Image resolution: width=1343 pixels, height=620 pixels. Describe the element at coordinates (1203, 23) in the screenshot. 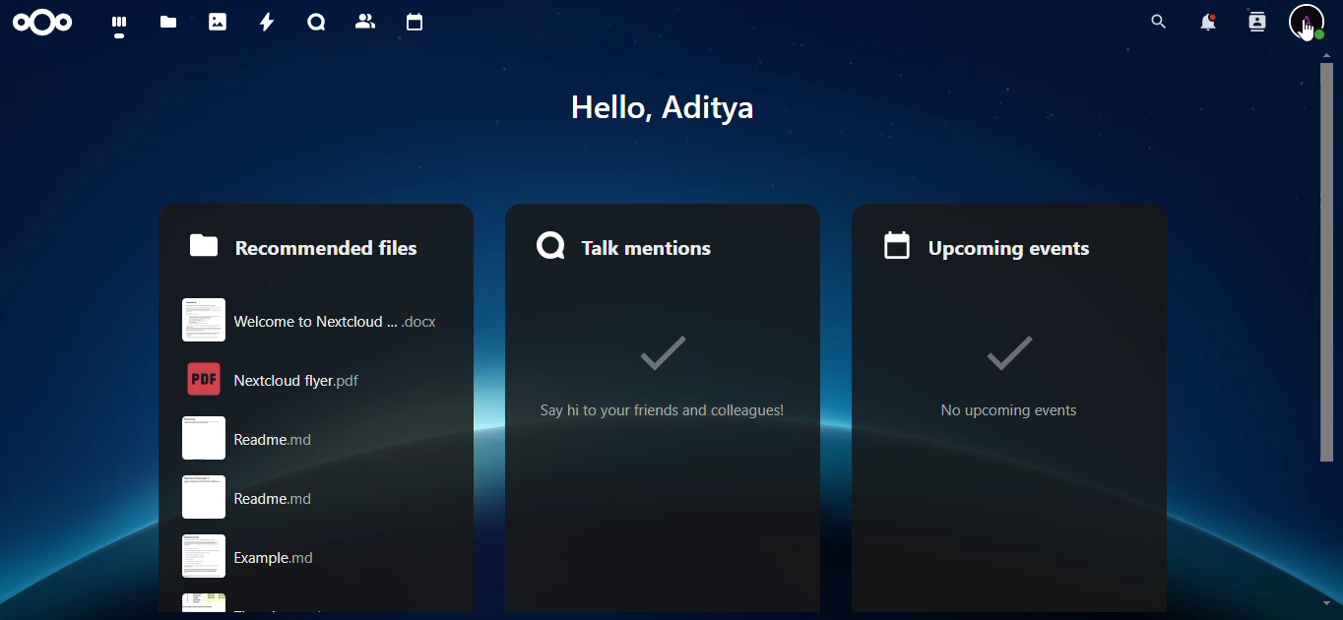

I see `notifications` at that location.